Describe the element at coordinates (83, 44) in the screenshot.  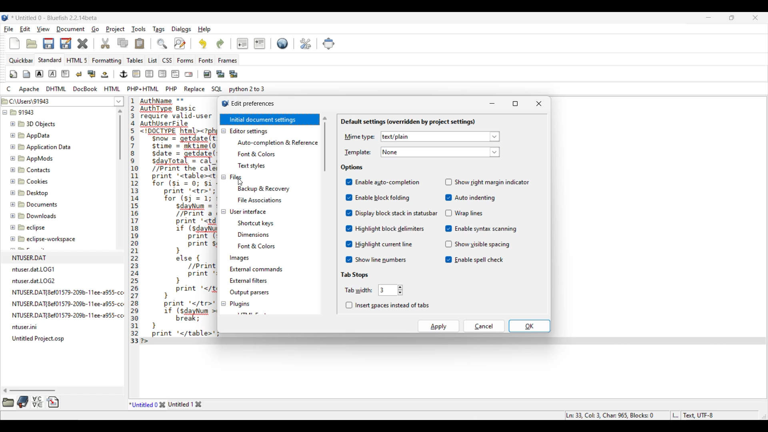
I see `Delete ` at that location.